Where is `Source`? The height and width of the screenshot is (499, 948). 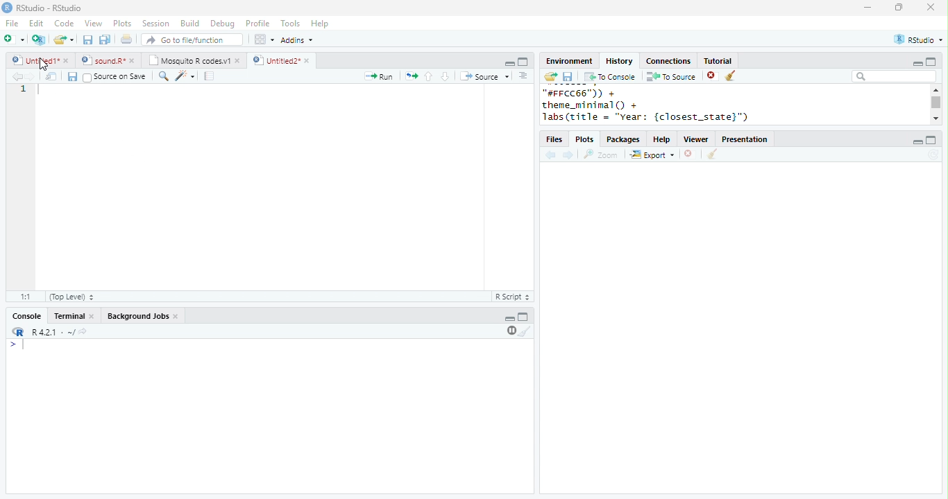
Source is located at coordinates (484, 76).